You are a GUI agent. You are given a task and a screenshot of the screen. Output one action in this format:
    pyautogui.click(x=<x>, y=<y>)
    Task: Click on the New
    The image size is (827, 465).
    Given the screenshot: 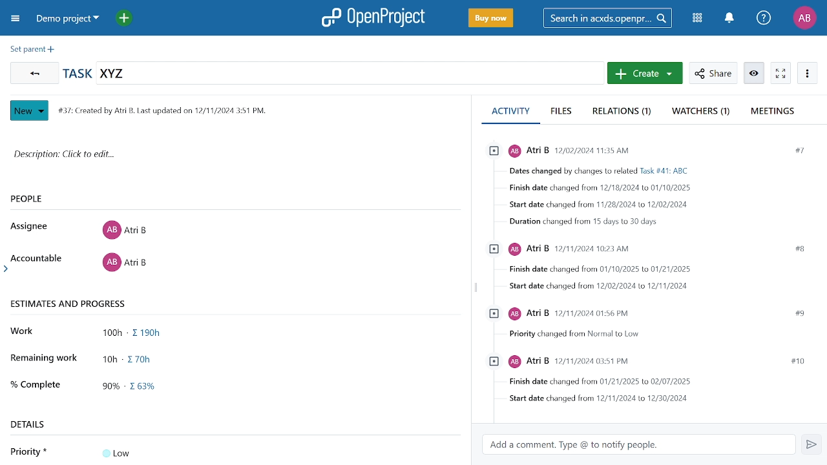 What is the action you would take?
    pyautogui.click(x=32, y=110)
    